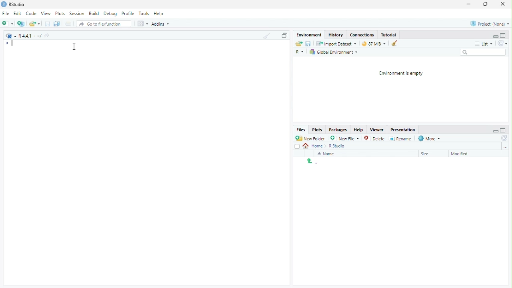 The image size is (512, 288). Describe the element at coordinates (266, 35) in the screenshot. I see `Clean` at that location.